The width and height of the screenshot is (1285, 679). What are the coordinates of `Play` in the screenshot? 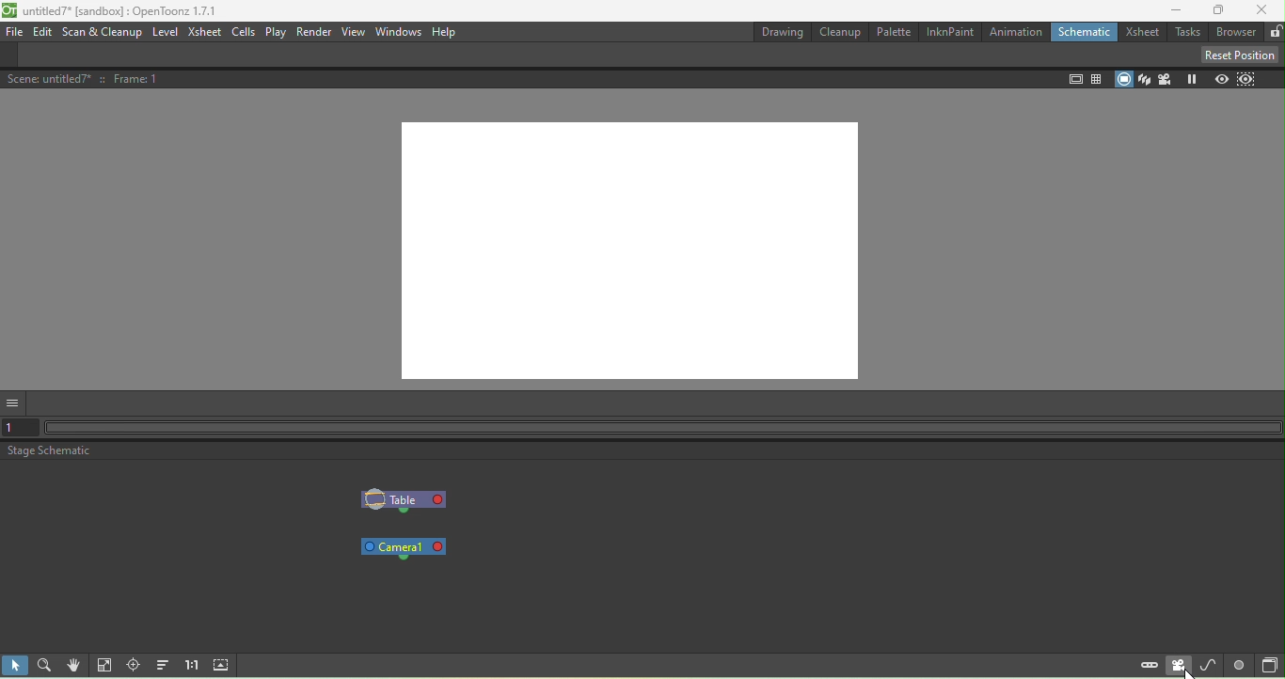 It's located at (276, 34).